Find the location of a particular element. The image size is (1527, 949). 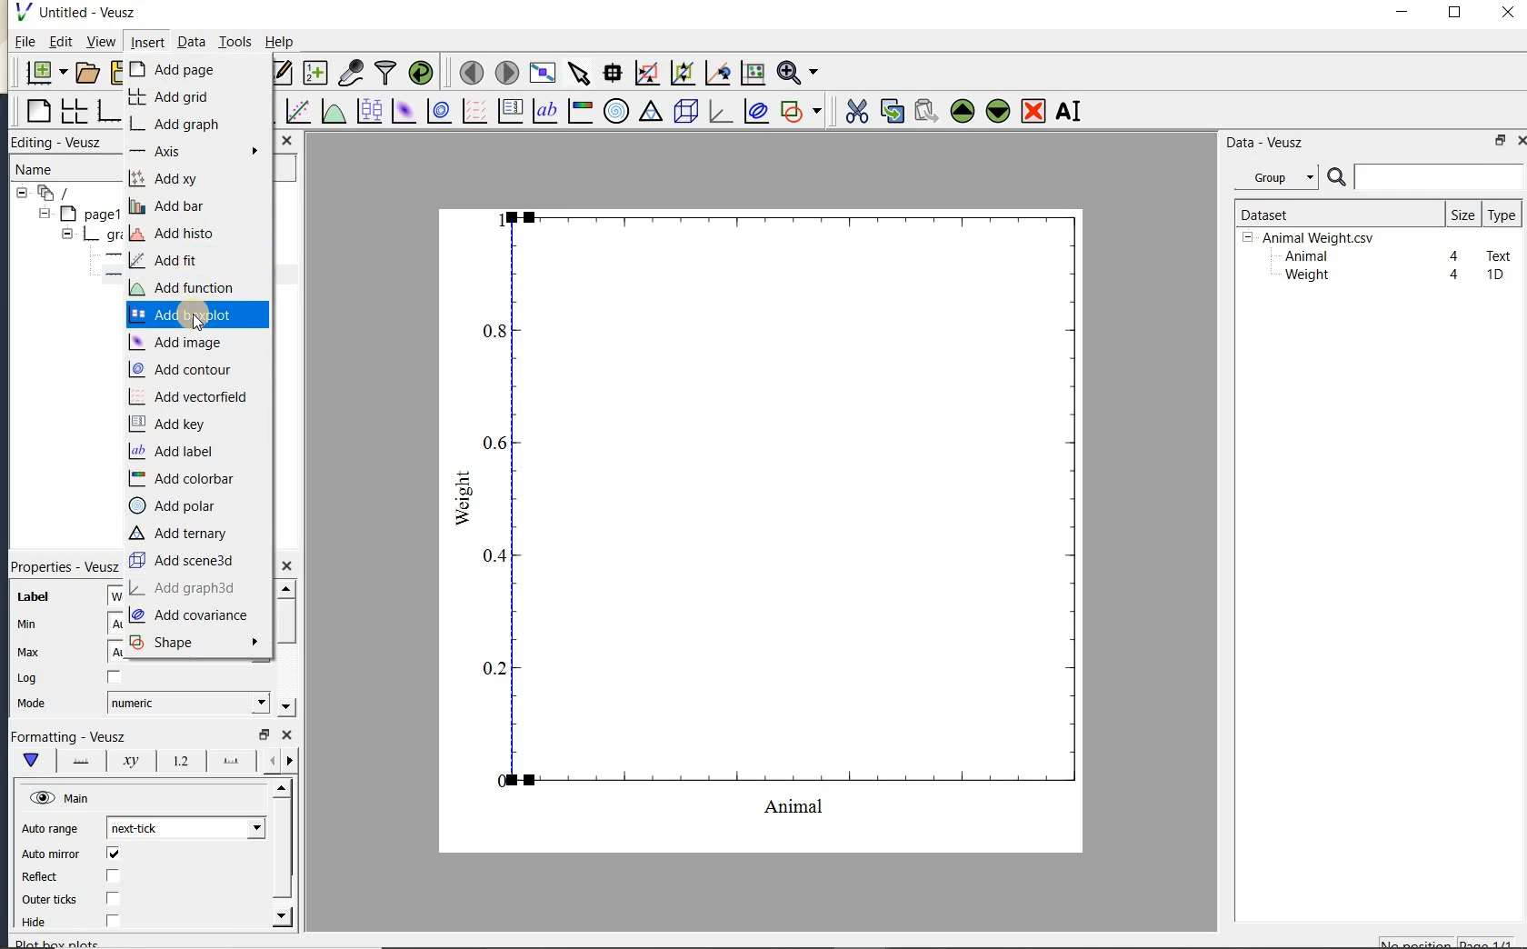

check/uncheck is located at coordinates (115, 678).